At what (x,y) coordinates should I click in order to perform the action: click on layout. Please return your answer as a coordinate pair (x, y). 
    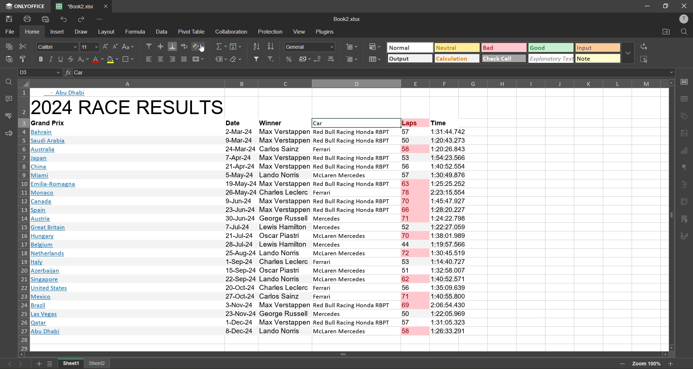
    Looking at the image, I should click on (105, 32).